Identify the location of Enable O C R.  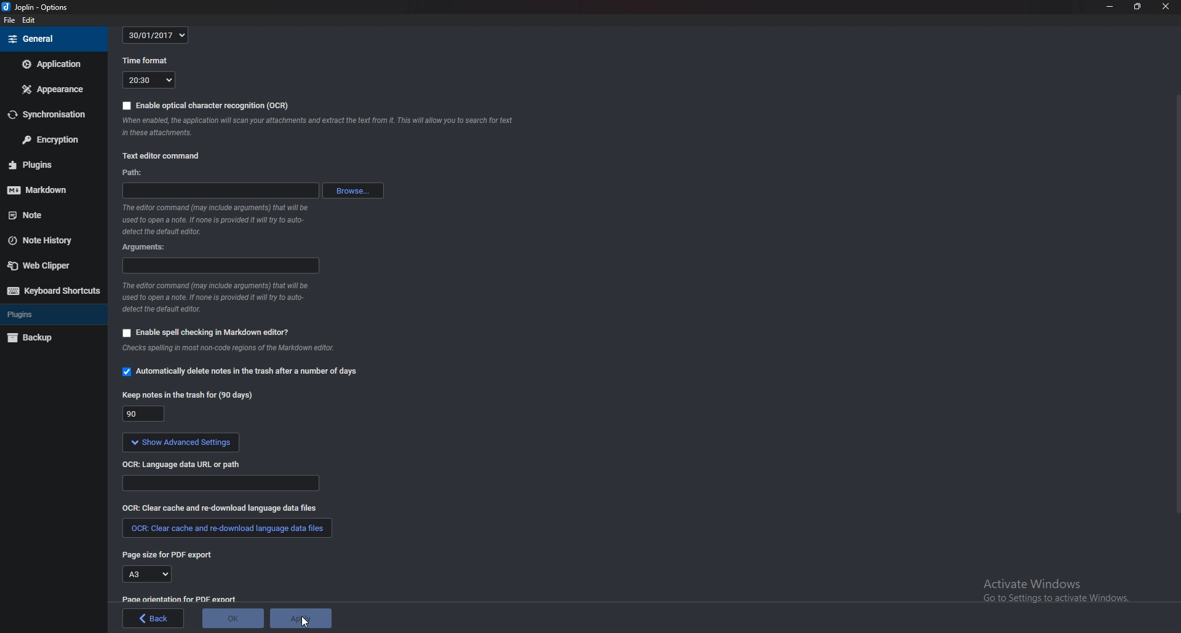
(204, 106).